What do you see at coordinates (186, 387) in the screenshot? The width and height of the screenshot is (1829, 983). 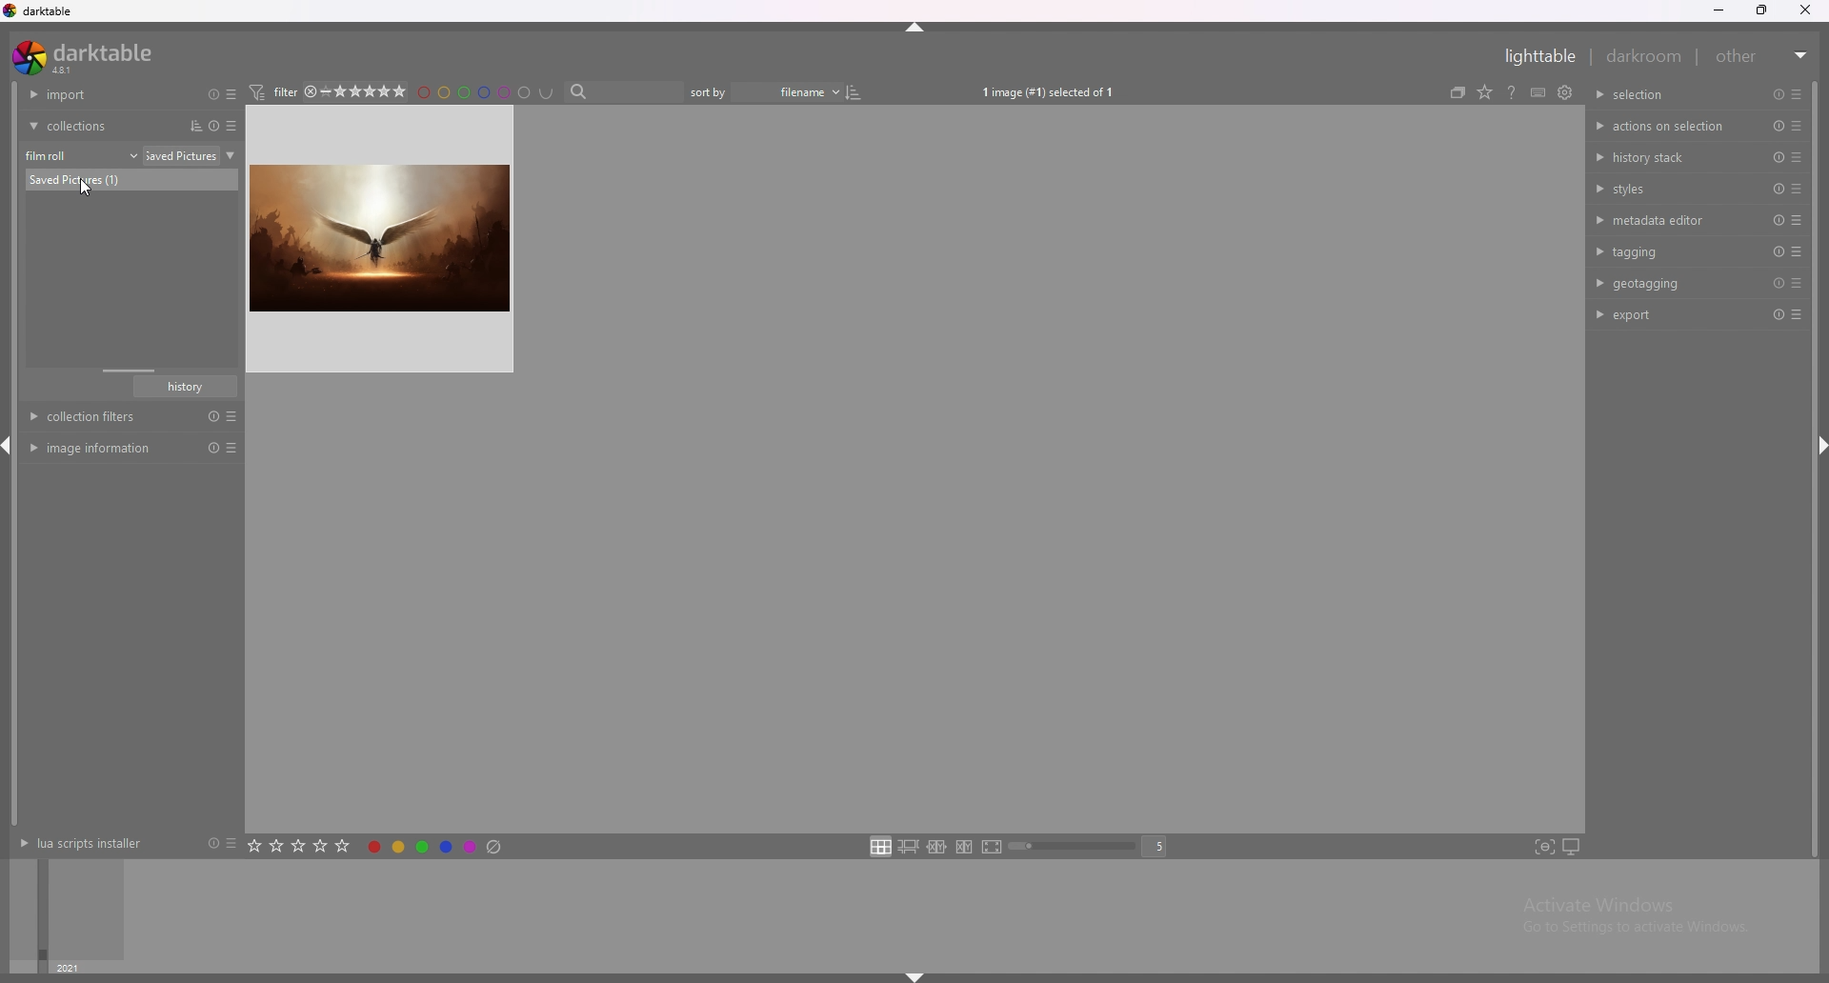 I see `history name` at bounding box center [186, 387].